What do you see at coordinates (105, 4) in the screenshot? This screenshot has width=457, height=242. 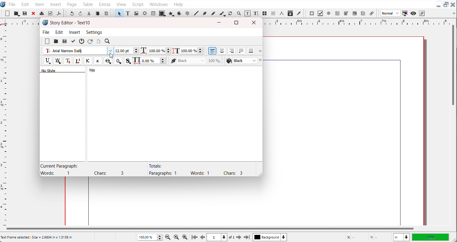 I see `Extras` at bounding box center [105, 4].